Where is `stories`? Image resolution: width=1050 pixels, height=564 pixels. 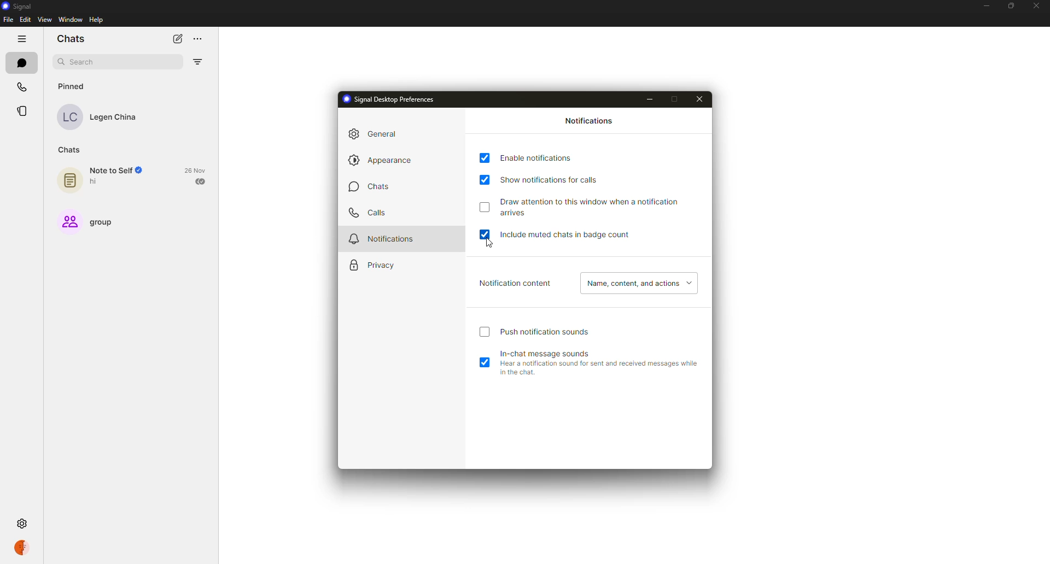
stories is located at coordinates (24, 112).